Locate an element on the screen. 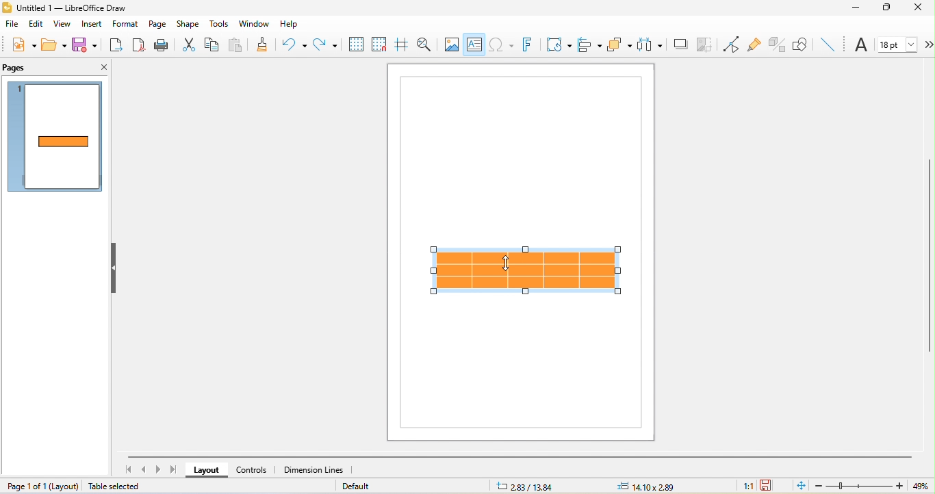 The width and height of the screenshot is (935, 494). open is located at coordinates (56, 45).